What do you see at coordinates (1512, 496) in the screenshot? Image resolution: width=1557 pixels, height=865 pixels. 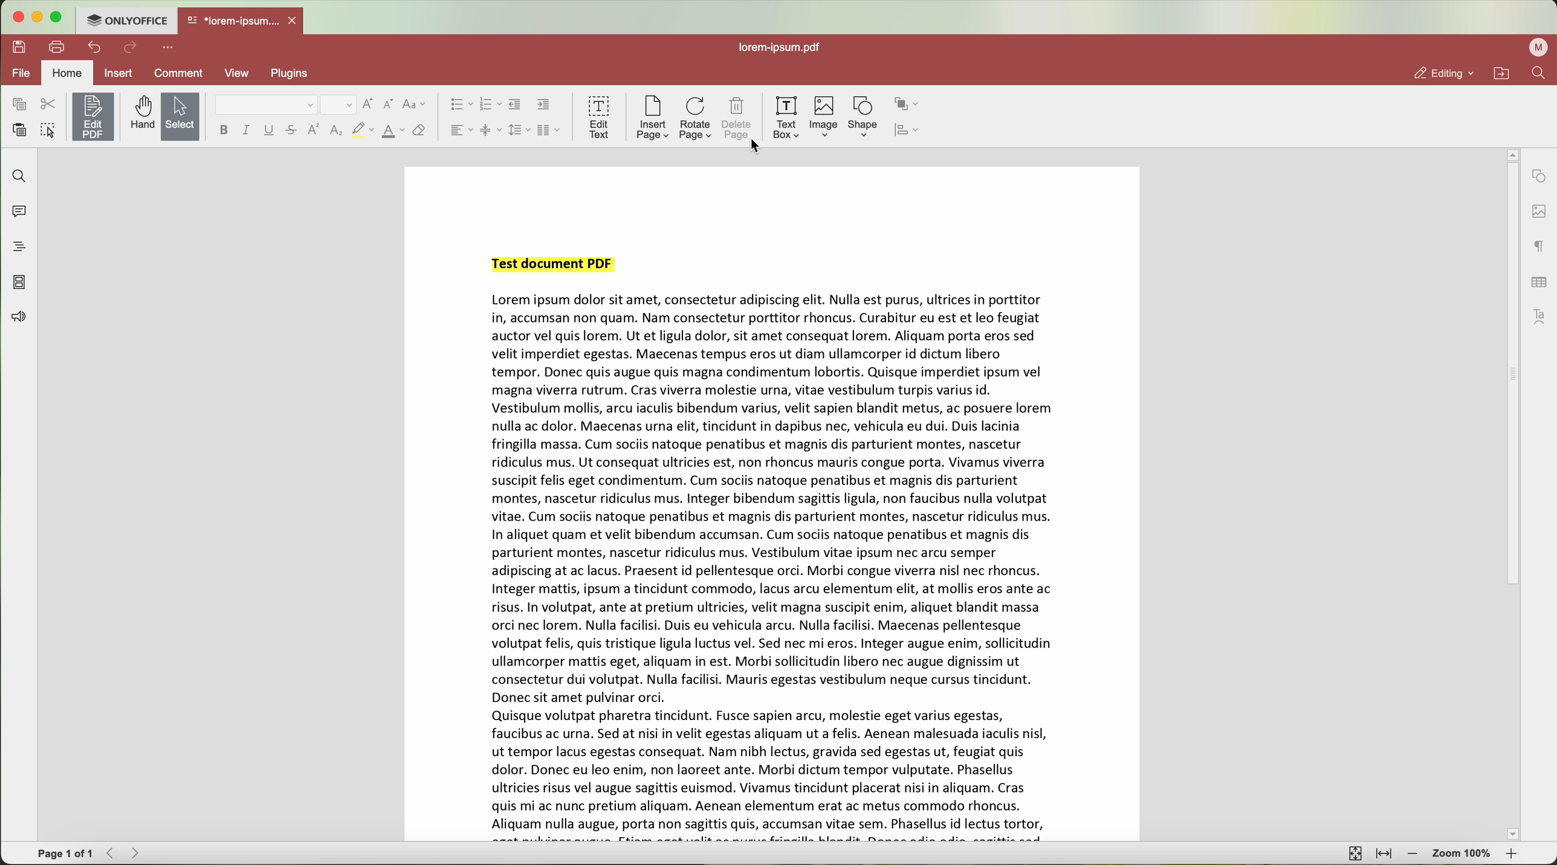 I see `scroll bar` at bounding box center [1512, 496].